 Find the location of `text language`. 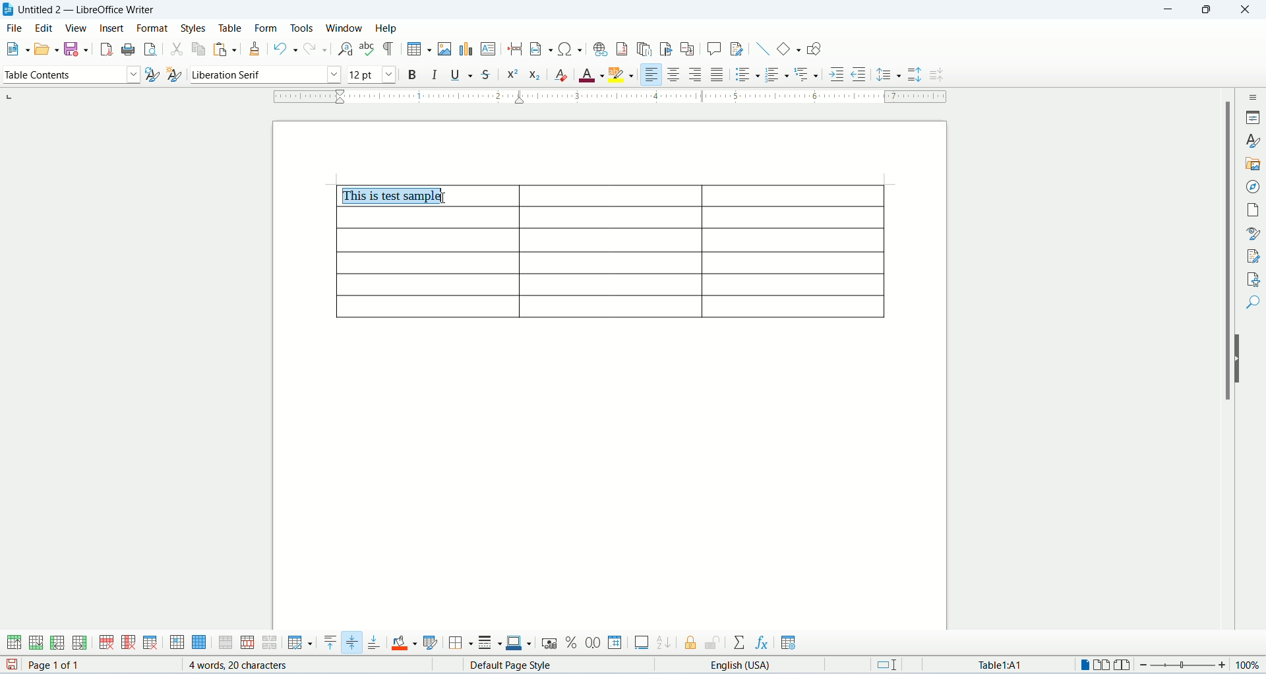

text language is located at coordinates (746, 665).